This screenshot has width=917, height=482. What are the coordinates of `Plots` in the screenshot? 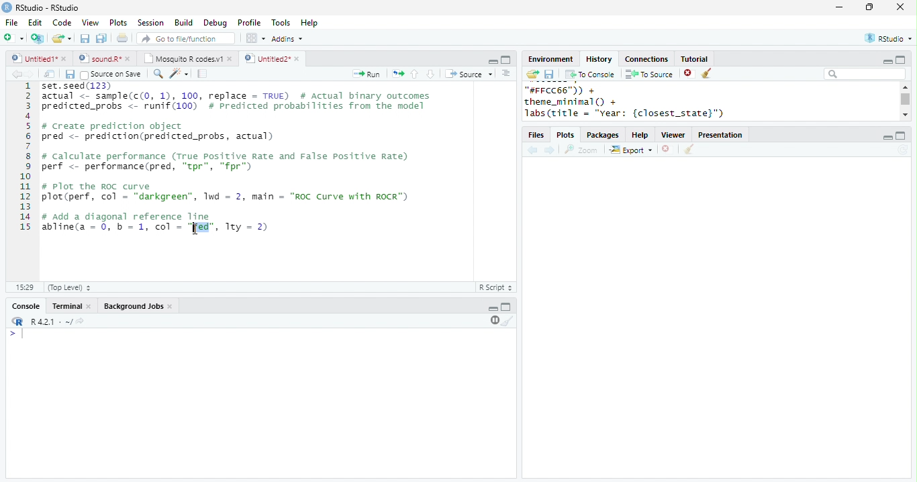 It's located at (119, 22).